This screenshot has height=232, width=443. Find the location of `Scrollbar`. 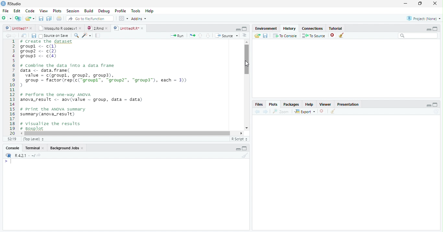

Scrollbar is located at coordinates (132, 133).